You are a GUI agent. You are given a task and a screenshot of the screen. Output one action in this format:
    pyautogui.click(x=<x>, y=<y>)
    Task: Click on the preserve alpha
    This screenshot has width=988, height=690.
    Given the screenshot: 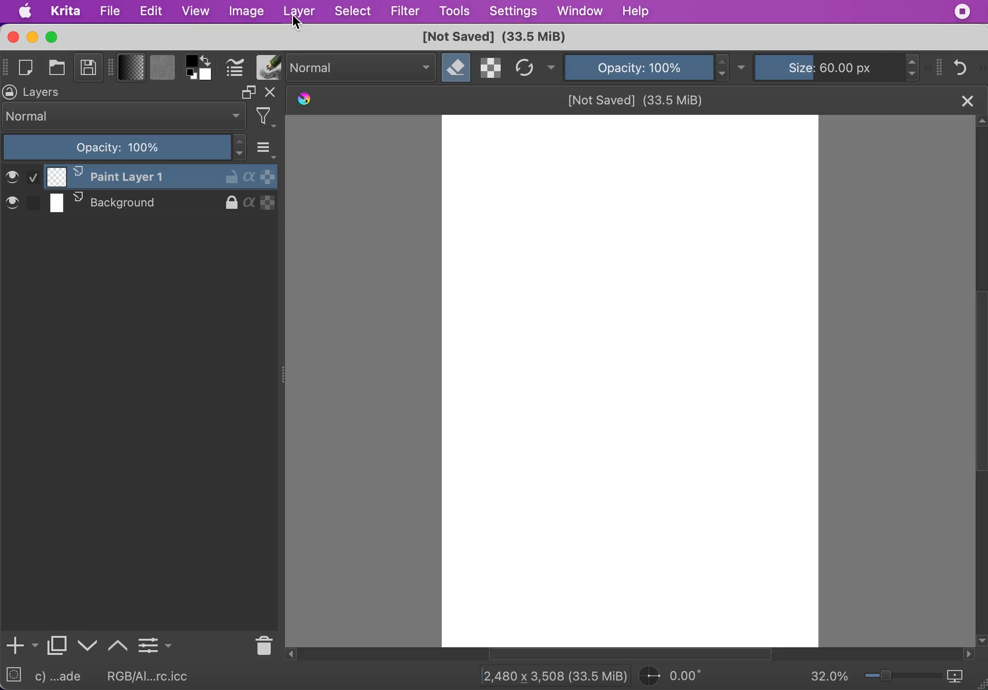 What is the action you would take?
    pyautogui.click(x=492, y=68)
    